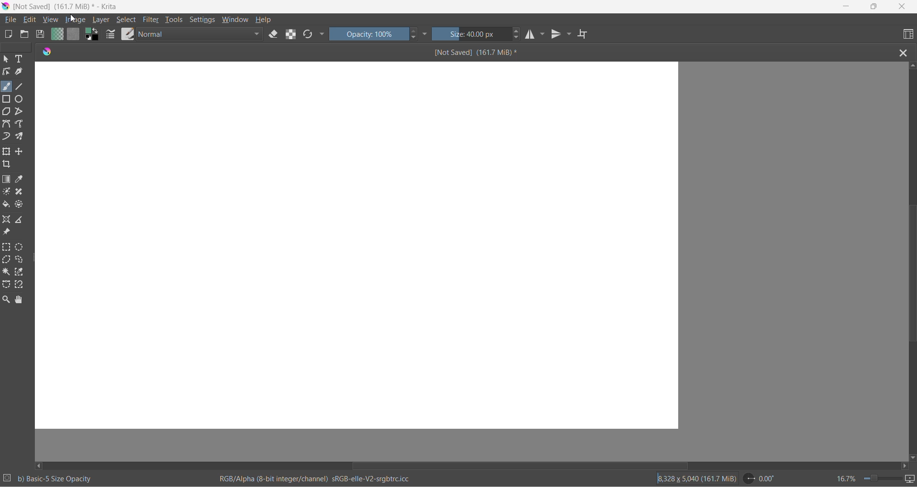  What do you see at coordinates (426, 34) in the screenshot?
I see `more settings dropdown button` at bounding box center [426, 34].